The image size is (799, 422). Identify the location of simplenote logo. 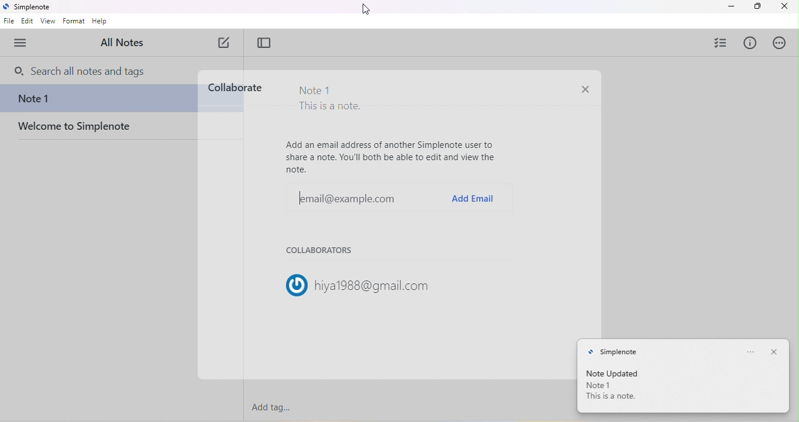
(6, 8).